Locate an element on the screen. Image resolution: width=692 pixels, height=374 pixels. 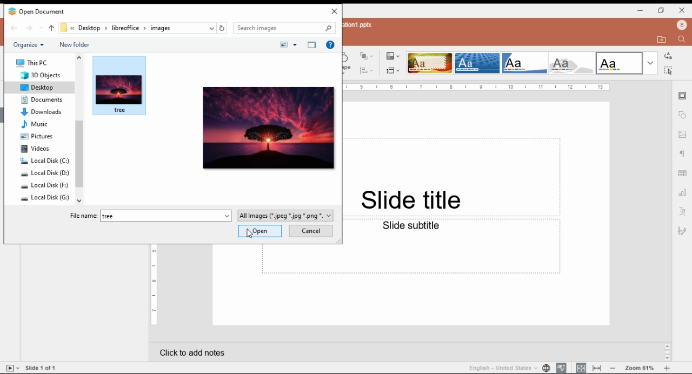
click to add notes is located at coordinates (396, 350).